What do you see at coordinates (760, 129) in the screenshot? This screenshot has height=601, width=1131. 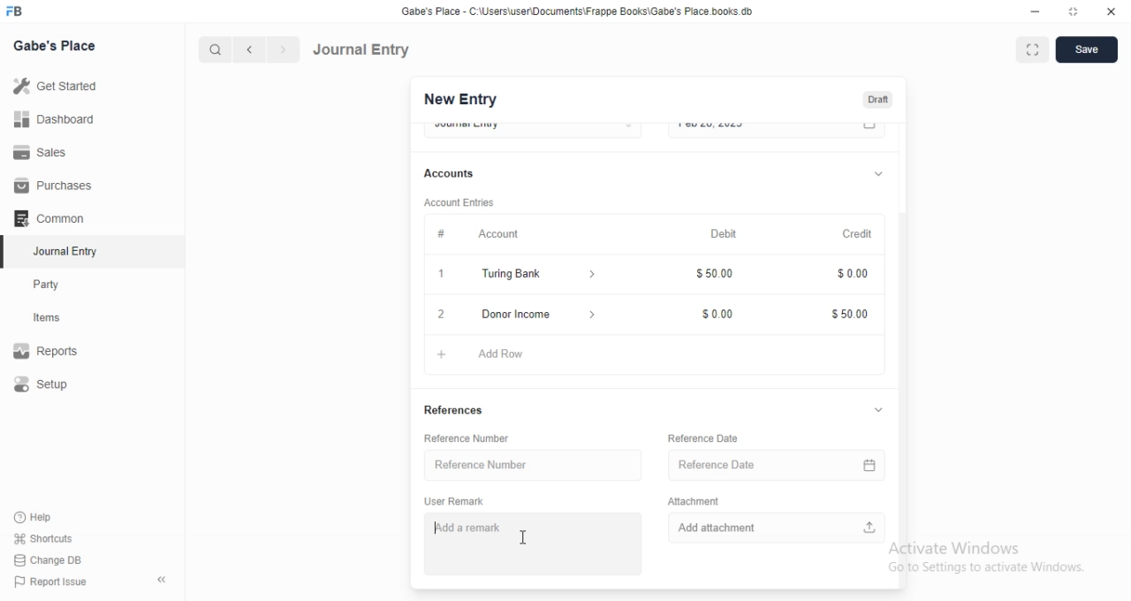 I see `Feb 28, 2025` at bounding box center [760, 129].